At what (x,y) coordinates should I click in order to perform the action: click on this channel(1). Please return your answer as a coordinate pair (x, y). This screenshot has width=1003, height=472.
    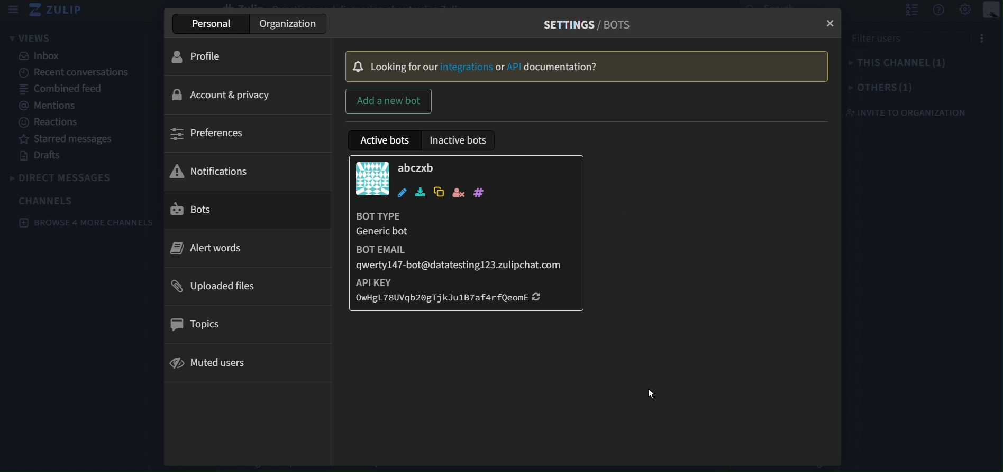
    Looking at the image, I should click on (914, 65).